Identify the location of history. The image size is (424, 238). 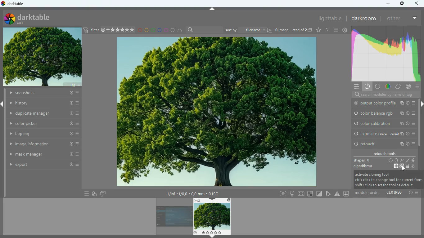
(45, 103).